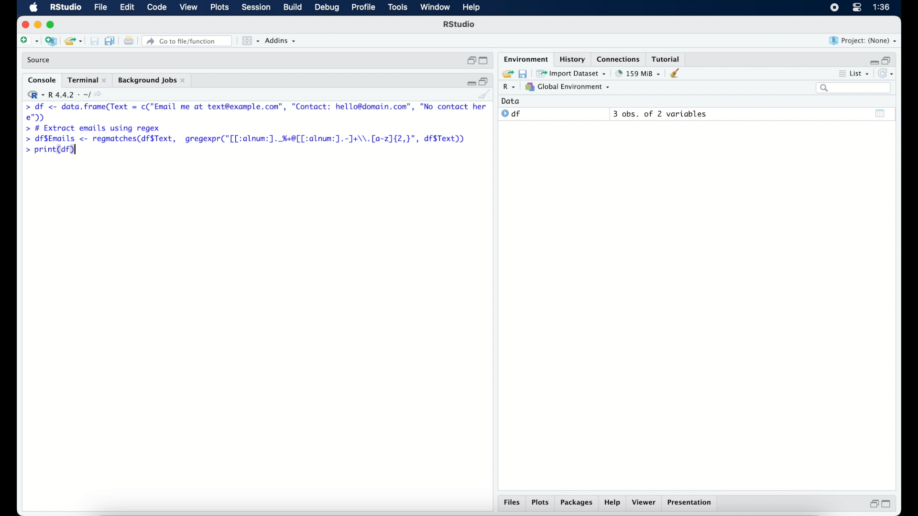 Image resolution: width=918 pixels, height=516 pixels. Describe the element at coordinates (33, 8) in the screenshot. I see `macOS` at that location.